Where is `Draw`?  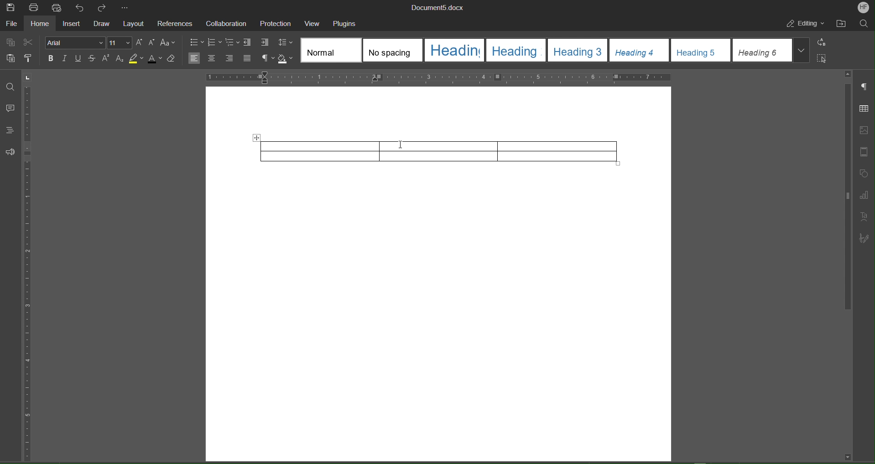
Draw is located at coordinates (104, 25).